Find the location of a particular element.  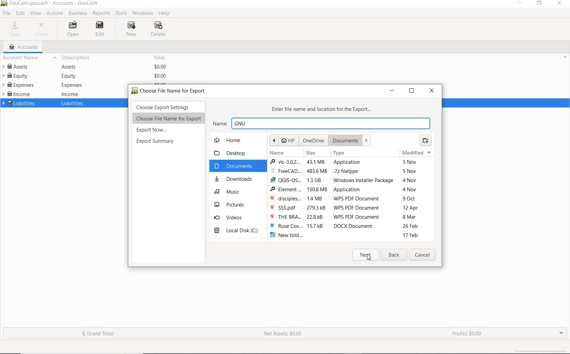

PROFITS is located at coordinates (467, 333).